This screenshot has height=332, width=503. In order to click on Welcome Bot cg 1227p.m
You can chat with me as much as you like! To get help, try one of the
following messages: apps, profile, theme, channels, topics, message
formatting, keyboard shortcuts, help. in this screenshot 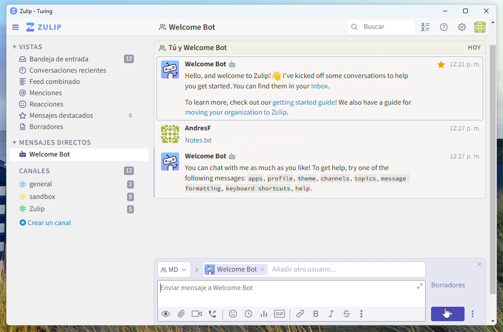, I will do `click(322, 173)`.